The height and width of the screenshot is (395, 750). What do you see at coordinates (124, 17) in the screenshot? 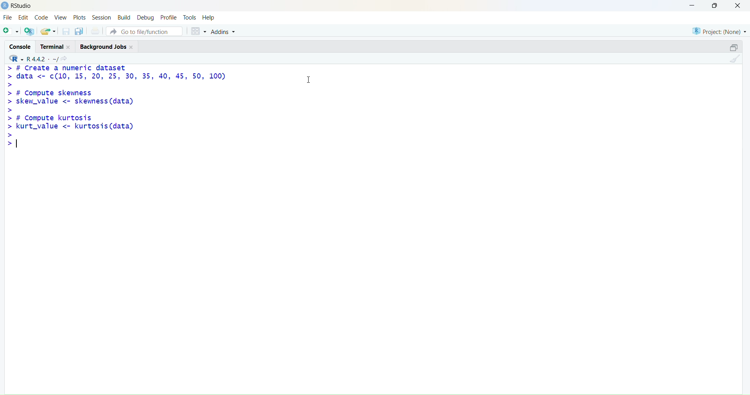
I see `Build` at bounding box center [124, 17].